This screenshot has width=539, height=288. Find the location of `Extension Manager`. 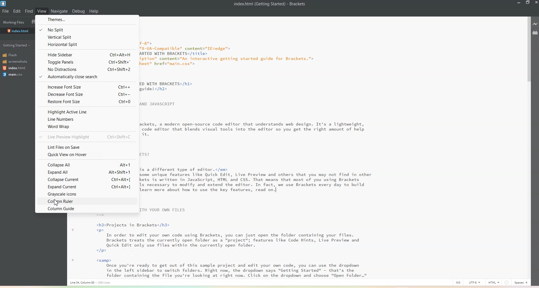

Extension Manager is located at coordinates (535, 32).